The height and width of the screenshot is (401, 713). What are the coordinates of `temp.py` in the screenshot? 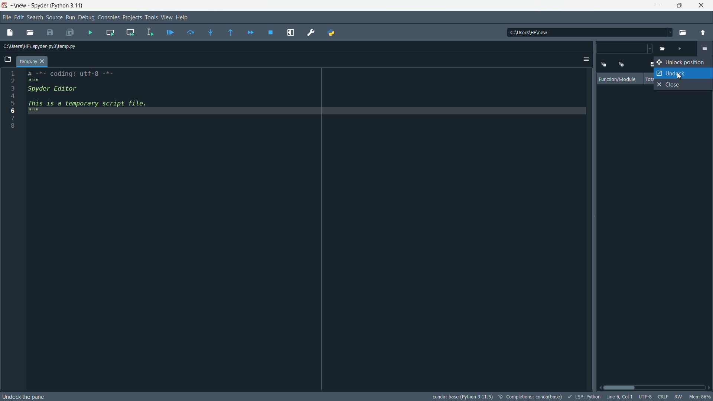 It's located at (33, 62).